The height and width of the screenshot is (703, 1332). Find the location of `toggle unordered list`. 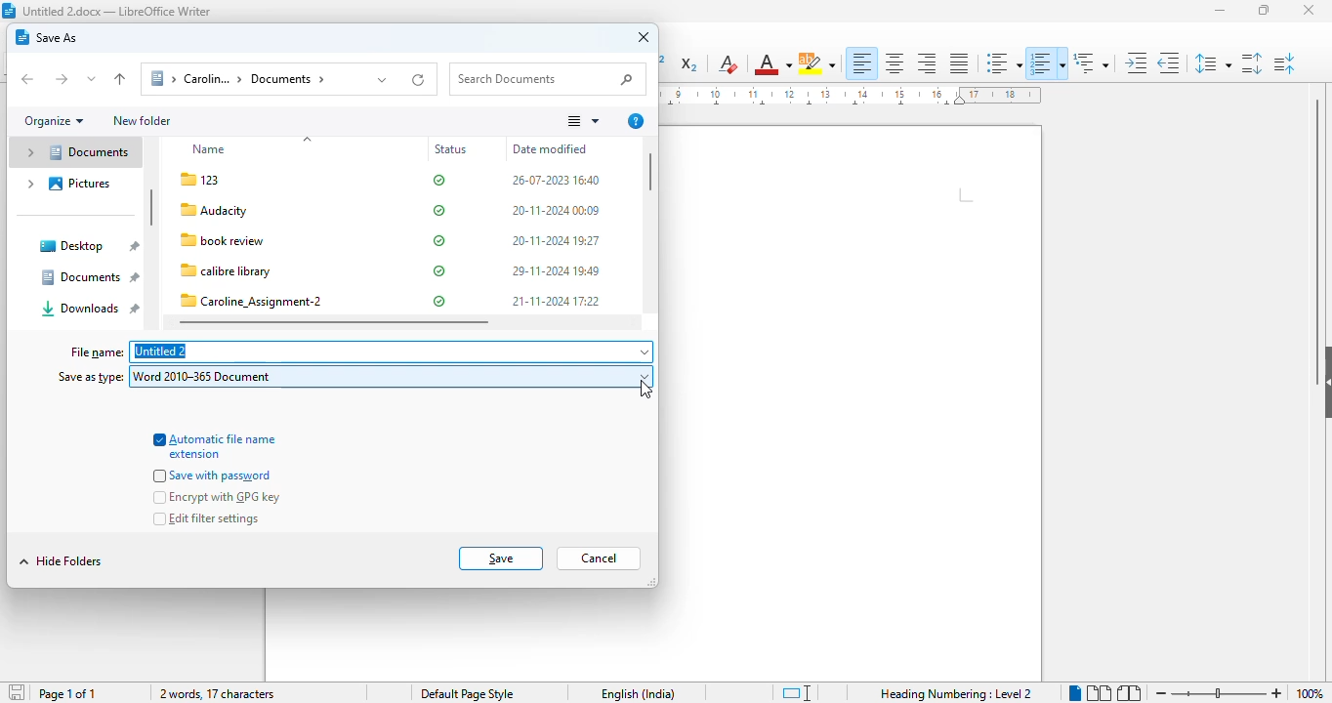

toggle unordered list is located at coordinates (1002, 63).